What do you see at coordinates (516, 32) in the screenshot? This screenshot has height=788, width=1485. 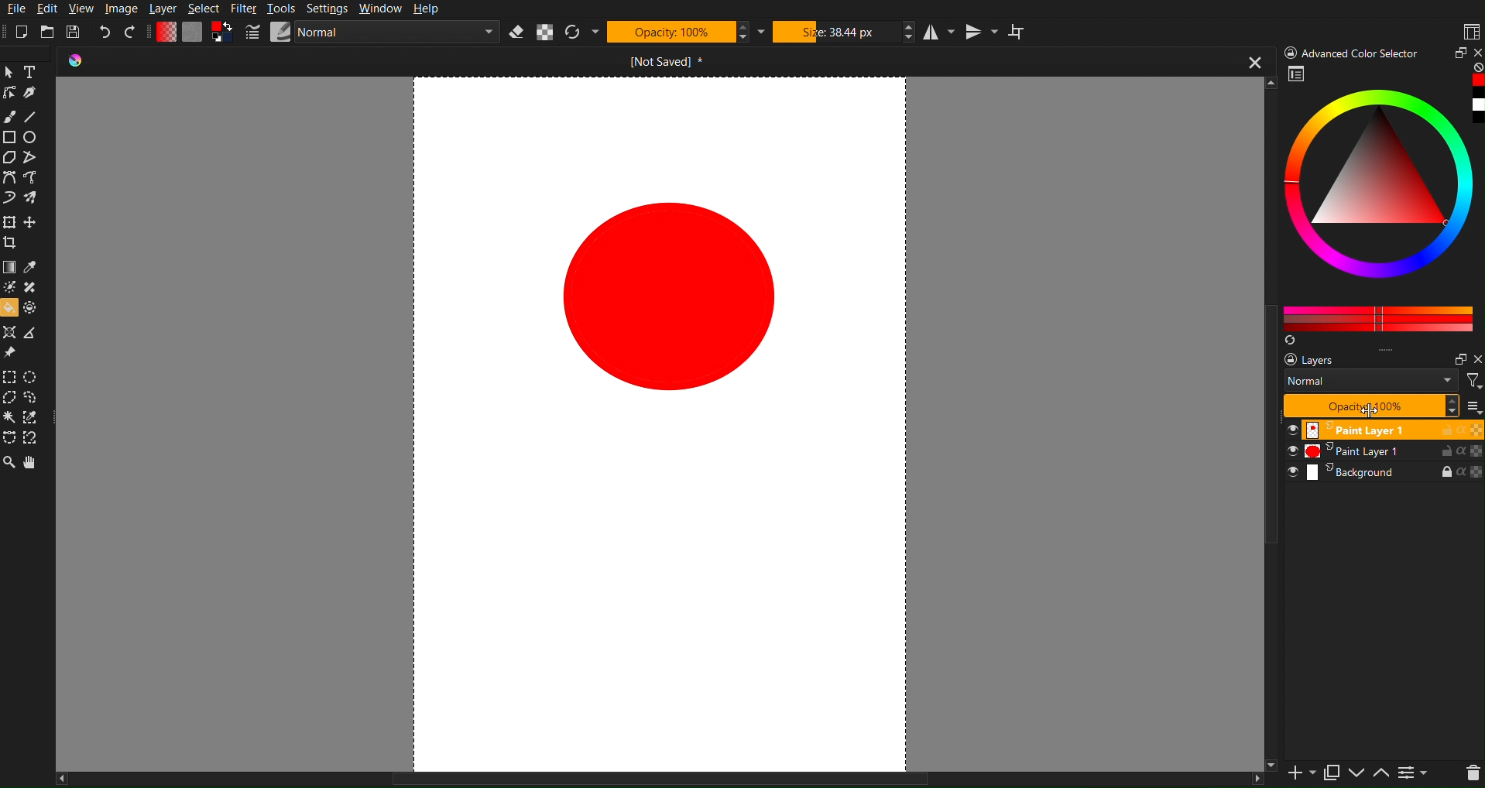 I see `Erase` at bounding box center [516, 32].